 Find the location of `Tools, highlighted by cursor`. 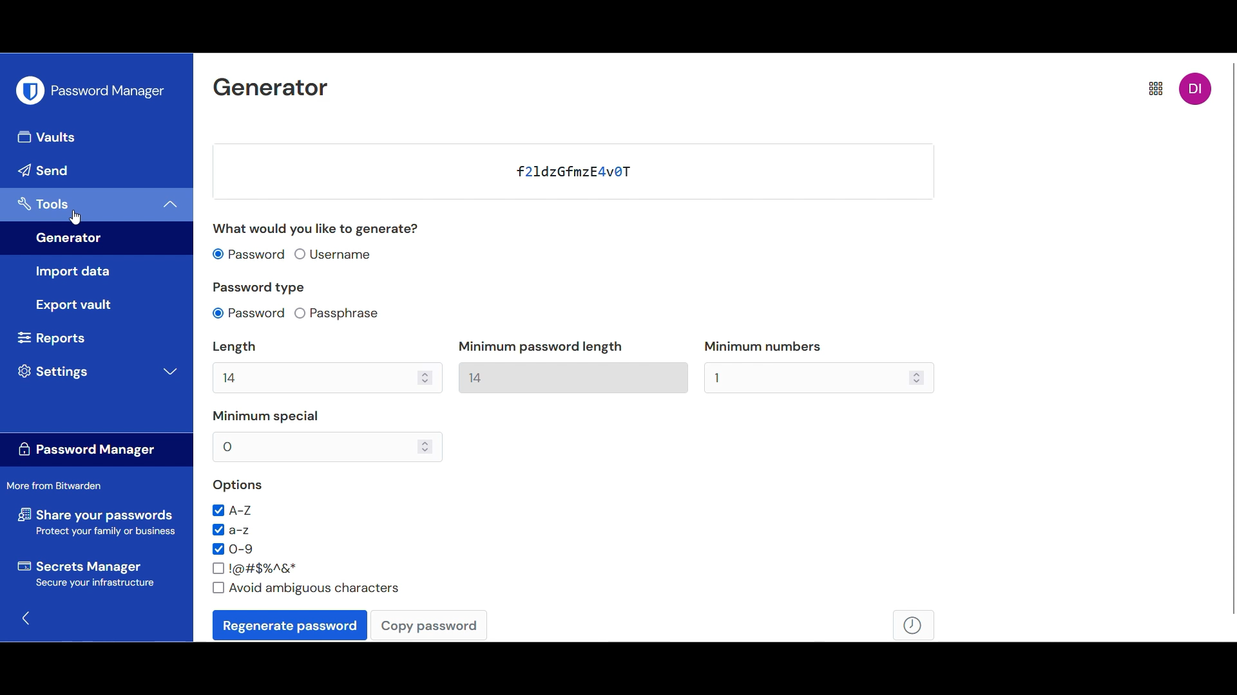

Tools, highlighted by cursor is located at coordinates (79, 205).